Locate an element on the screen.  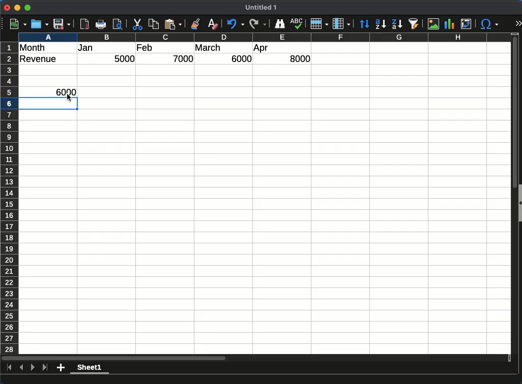
sheet1 is located at coordinates (90, 368).